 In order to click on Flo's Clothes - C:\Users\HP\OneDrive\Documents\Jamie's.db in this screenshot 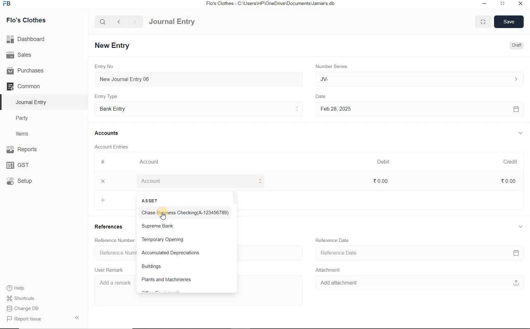, I will do `click(271, 4)`.